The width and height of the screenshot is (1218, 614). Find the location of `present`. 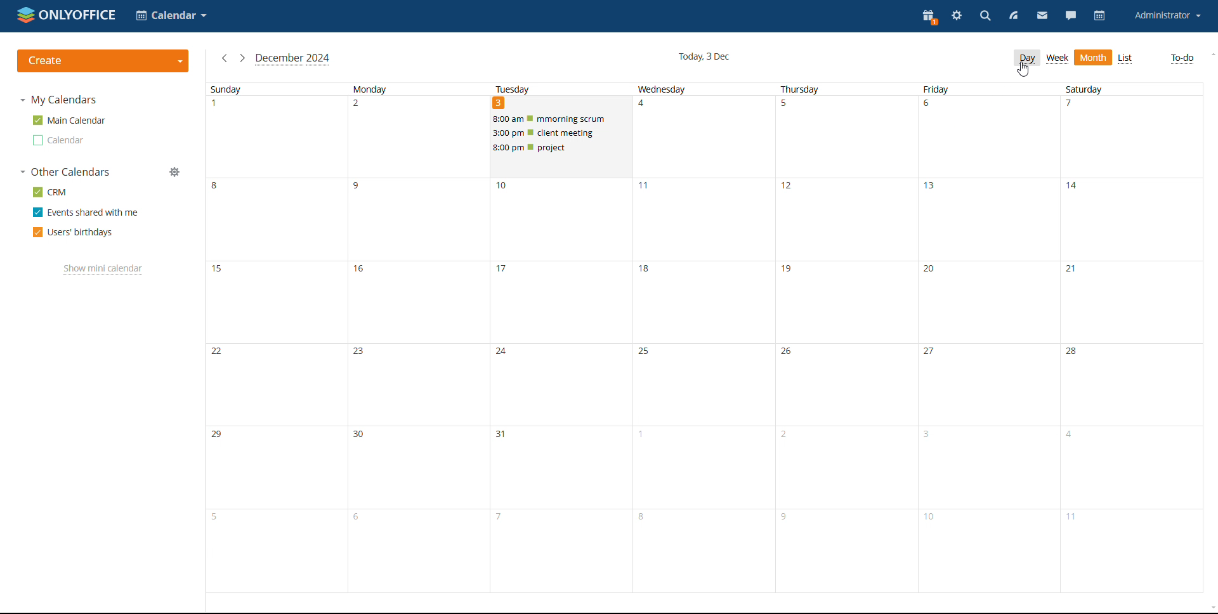

present is located at coordinates (929, 17).